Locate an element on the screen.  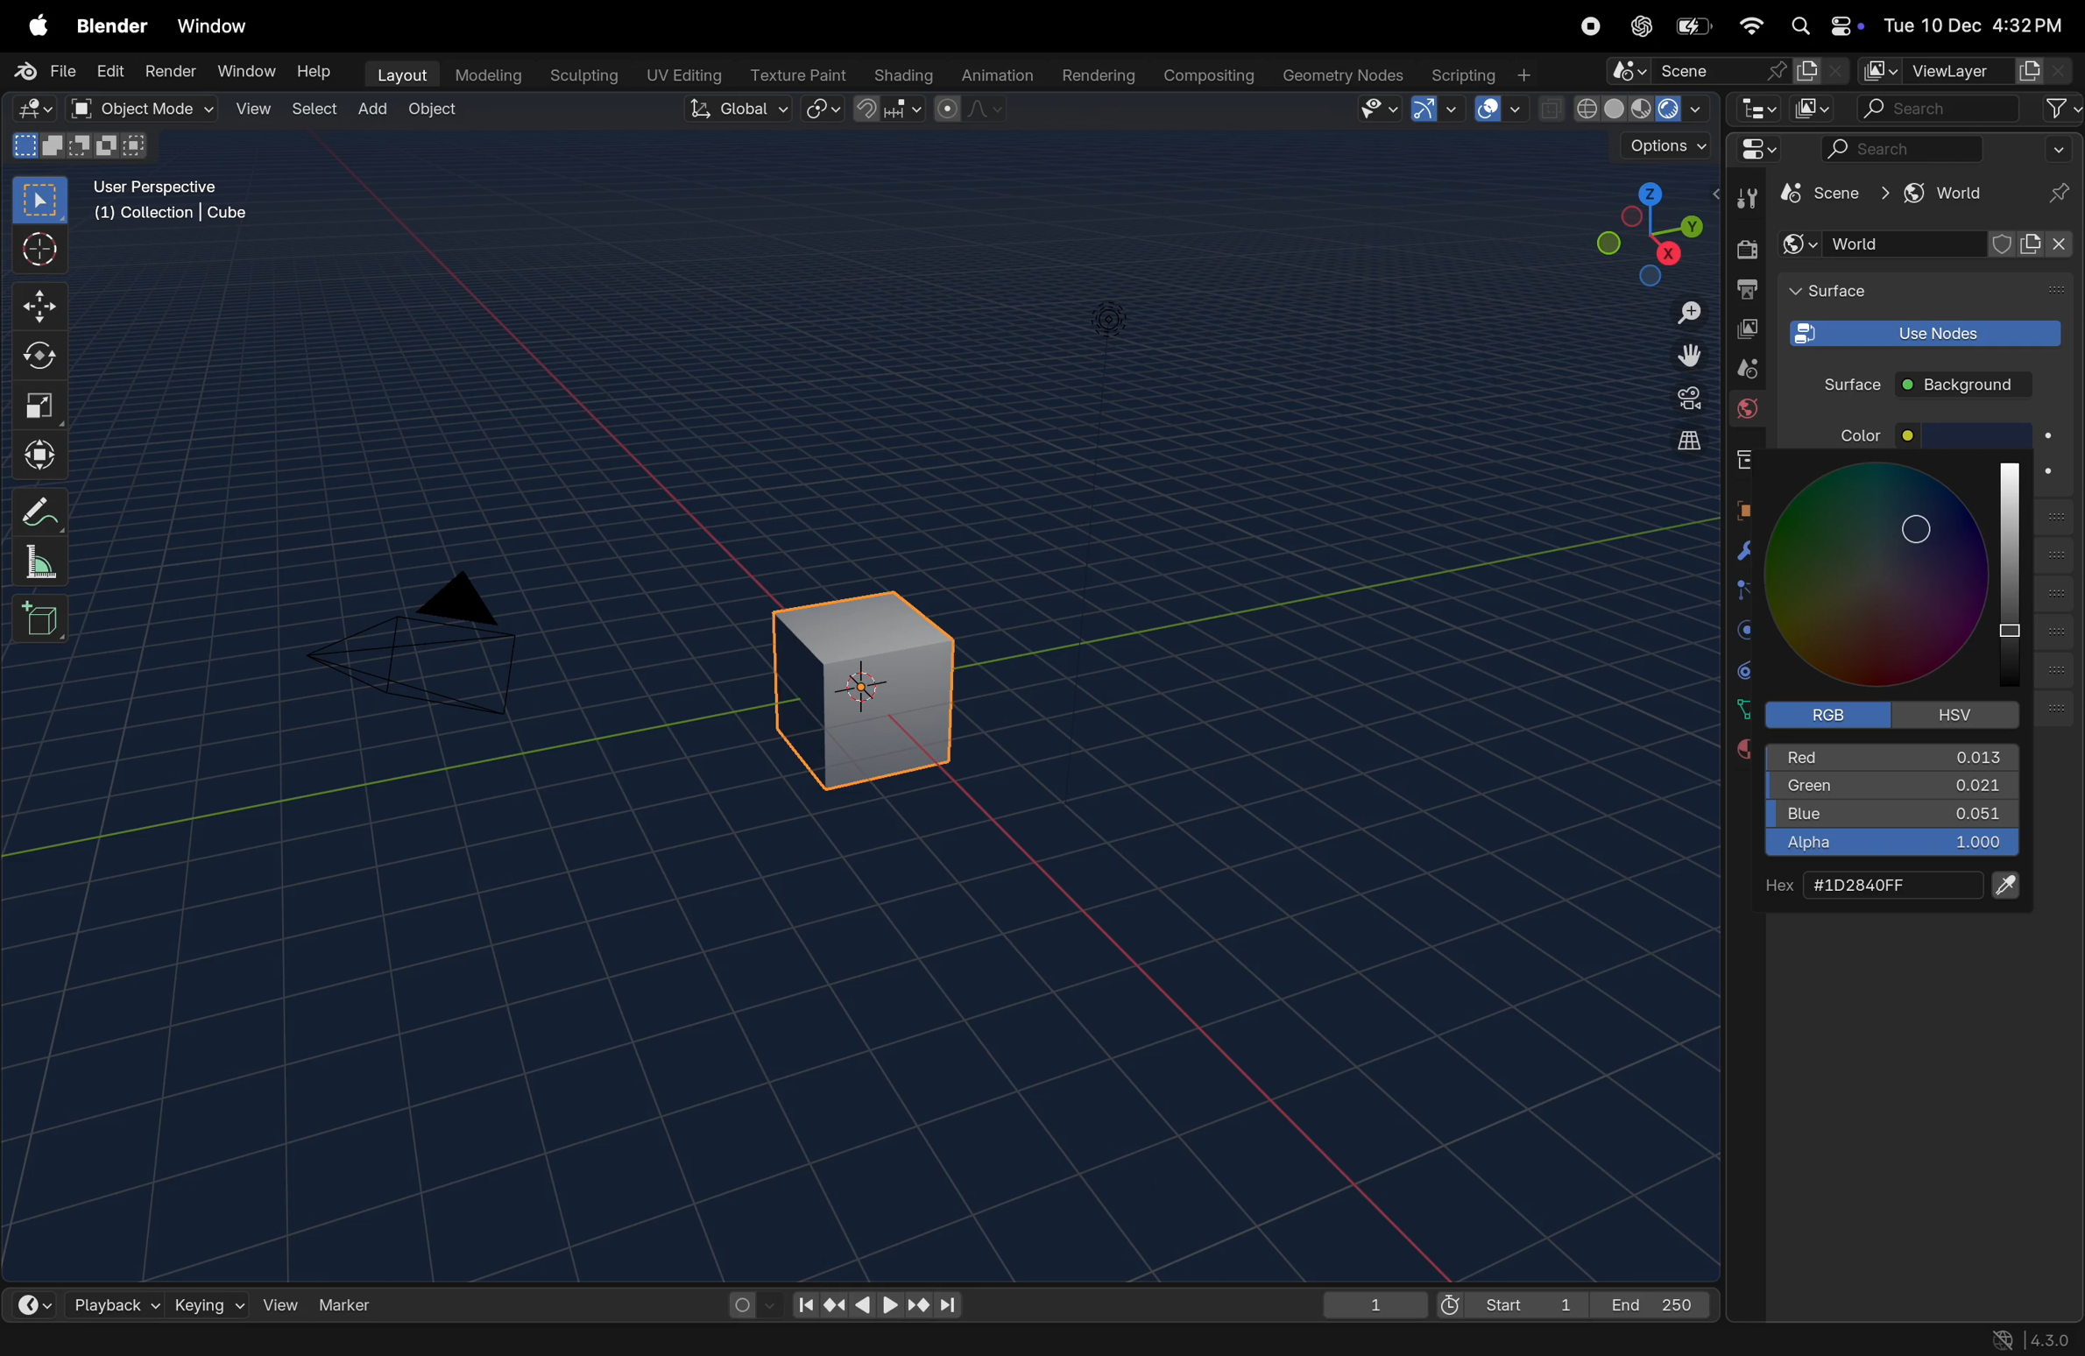
orthographic view is located at coordinates (1679, 441).